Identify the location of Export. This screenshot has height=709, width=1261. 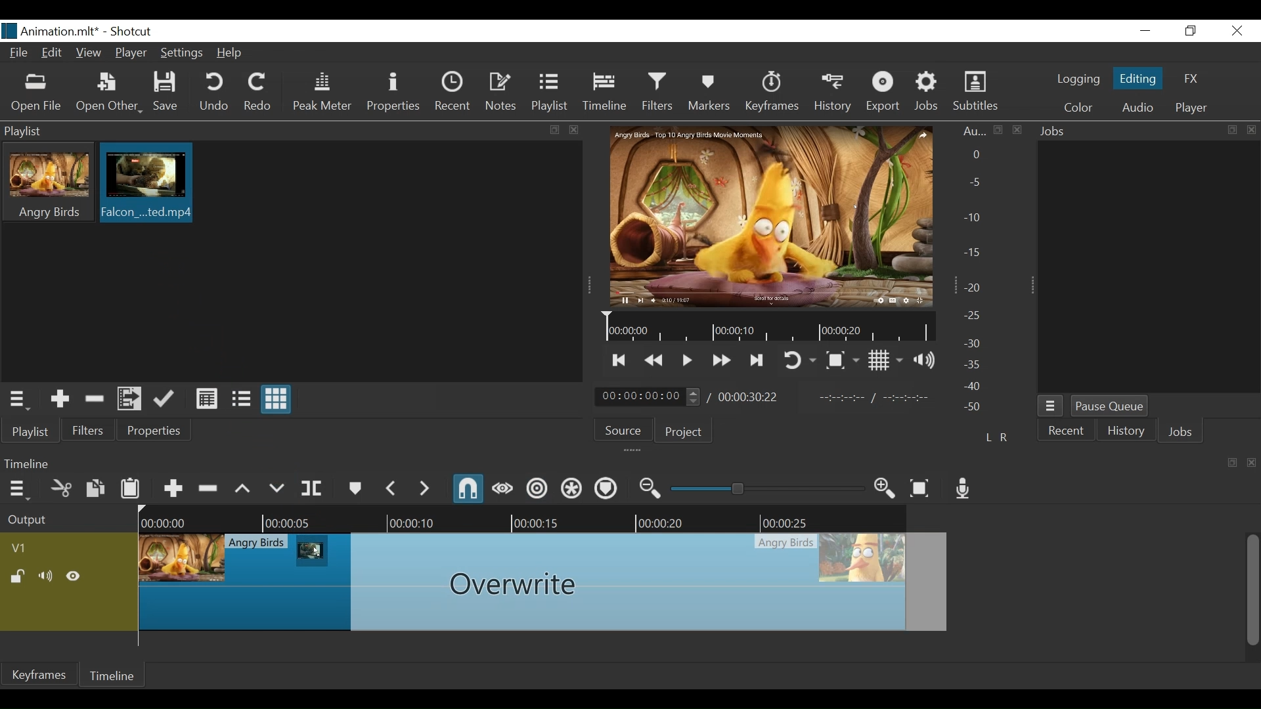
(883, 93).